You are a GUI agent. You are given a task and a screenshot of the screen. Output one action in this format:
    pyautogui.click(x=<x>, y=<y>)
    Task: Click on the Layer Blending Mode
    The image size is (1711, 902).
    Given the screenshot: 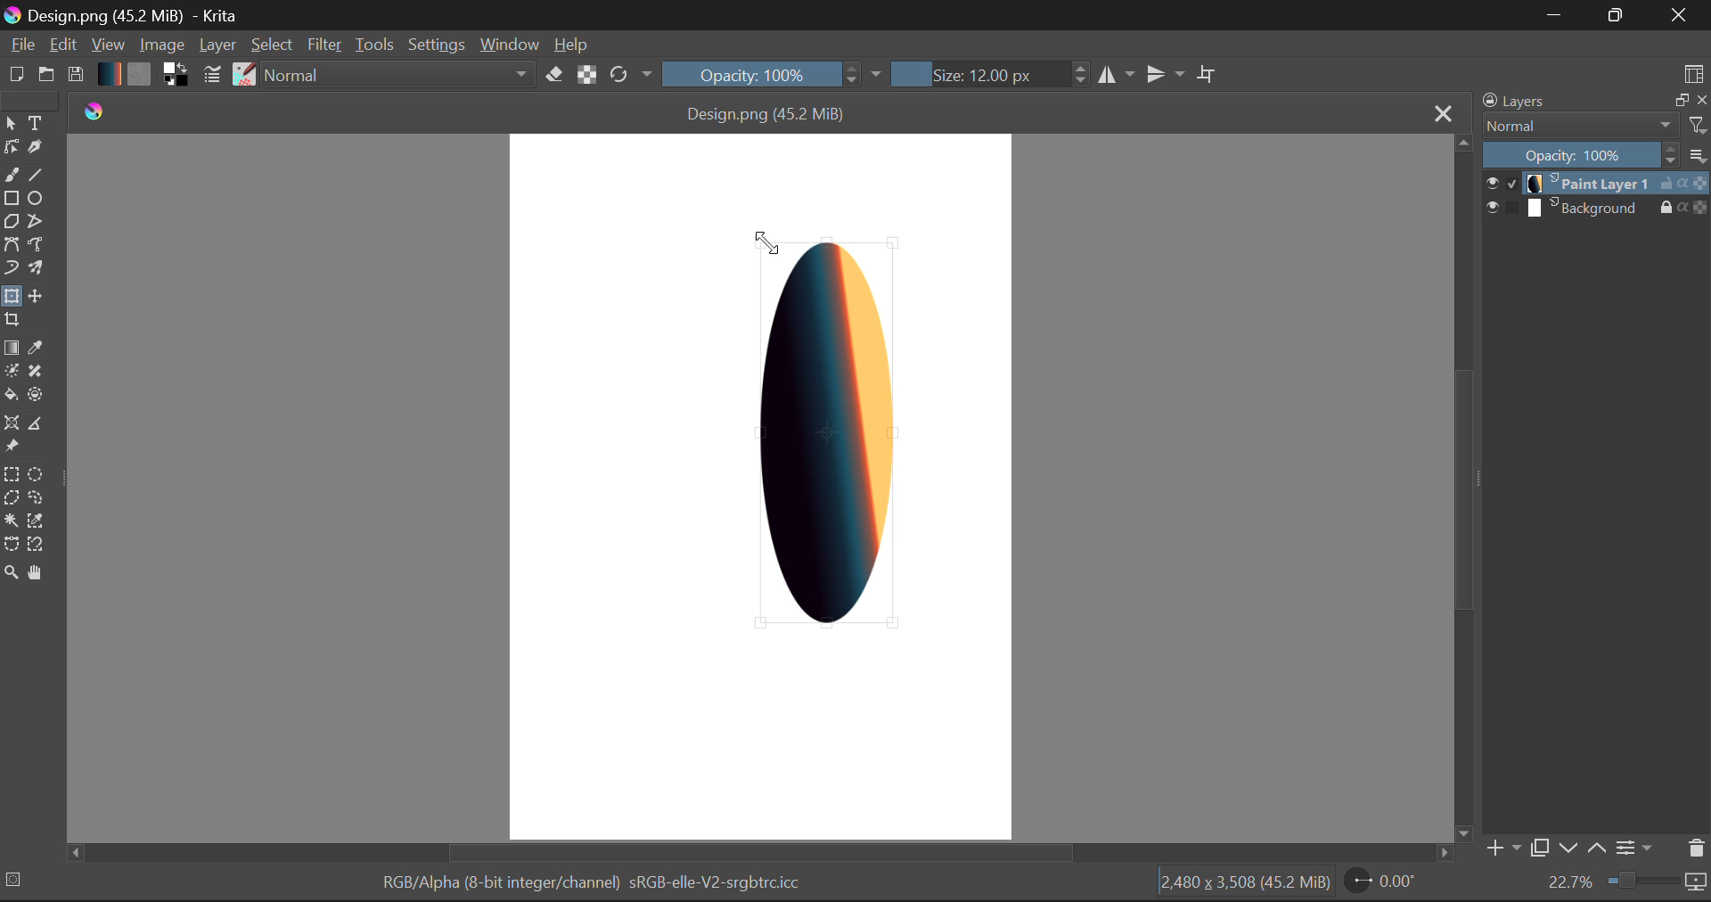 What is the action you would take?
    pyautogui.click(x=1594, y=127)
    